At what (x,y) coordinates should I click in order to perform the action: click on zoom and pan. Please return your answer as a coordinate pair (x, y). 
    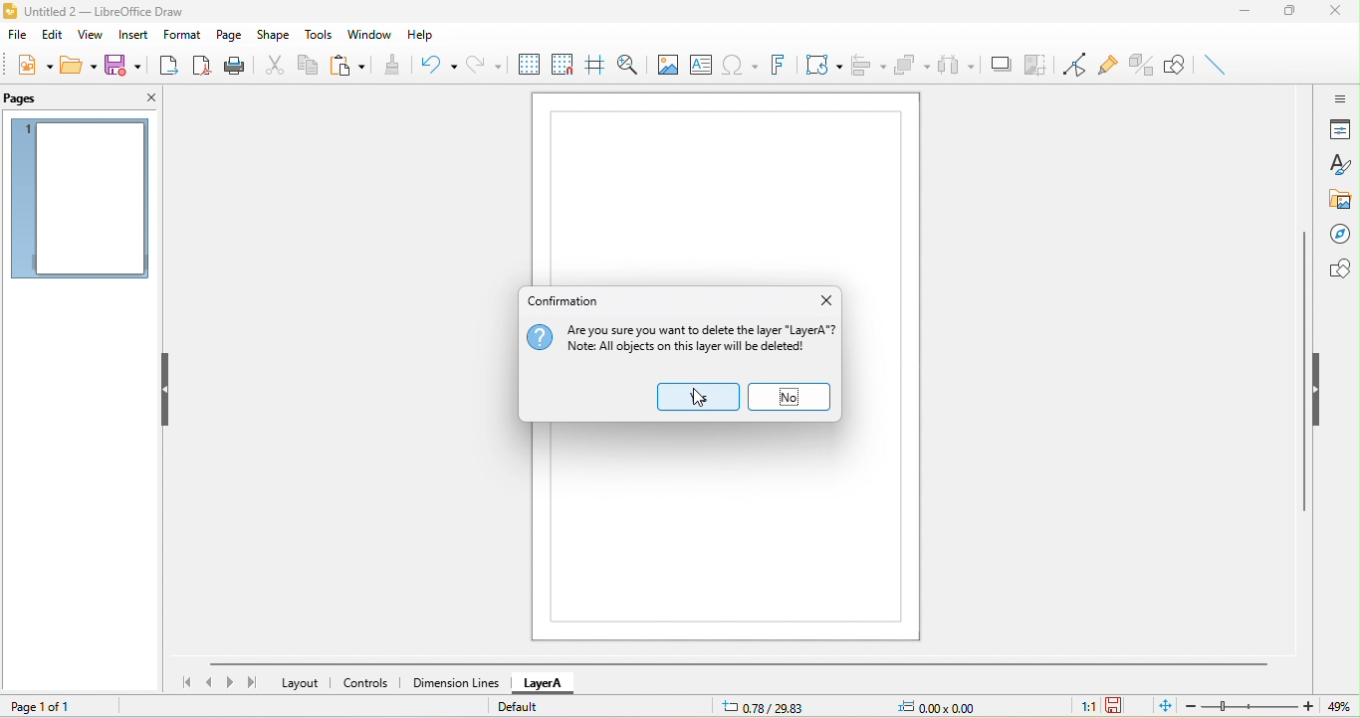
    Looking at the image, I should click on (631, 68).